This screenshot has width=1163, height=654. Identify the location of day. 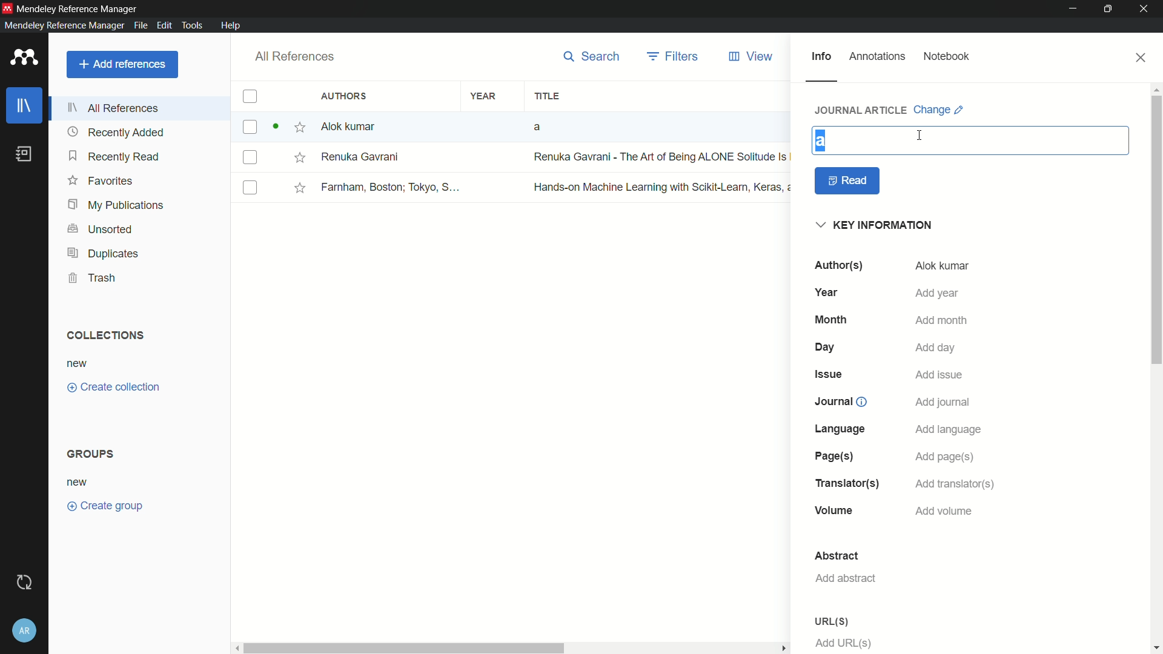
(827, 348).